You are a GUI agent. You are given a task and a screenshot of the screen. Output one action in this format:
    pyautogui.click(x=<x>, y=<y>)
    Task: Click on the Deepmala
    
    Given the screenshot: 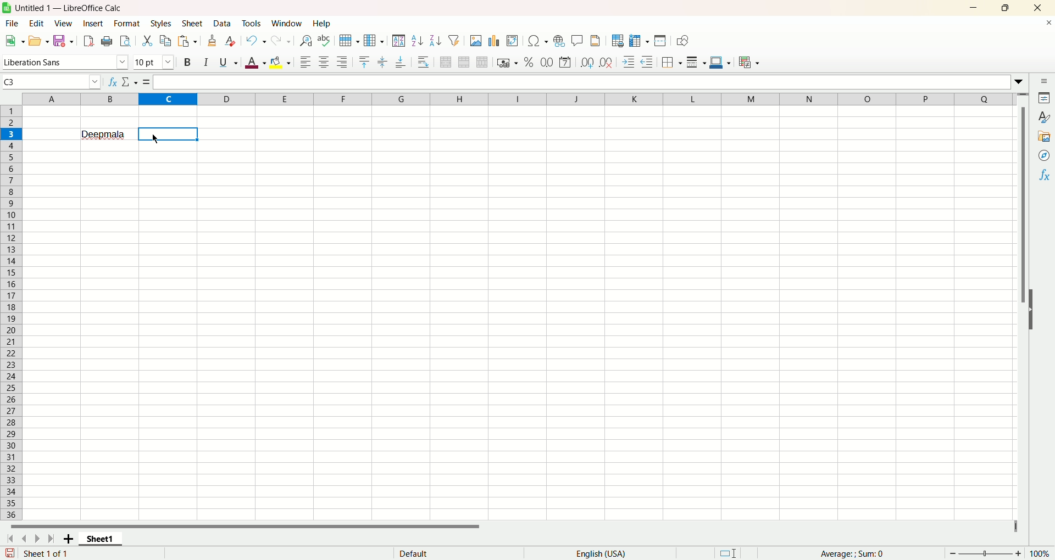 What is the action you would take?
    pyautogui.click(x=104, y=133)
    